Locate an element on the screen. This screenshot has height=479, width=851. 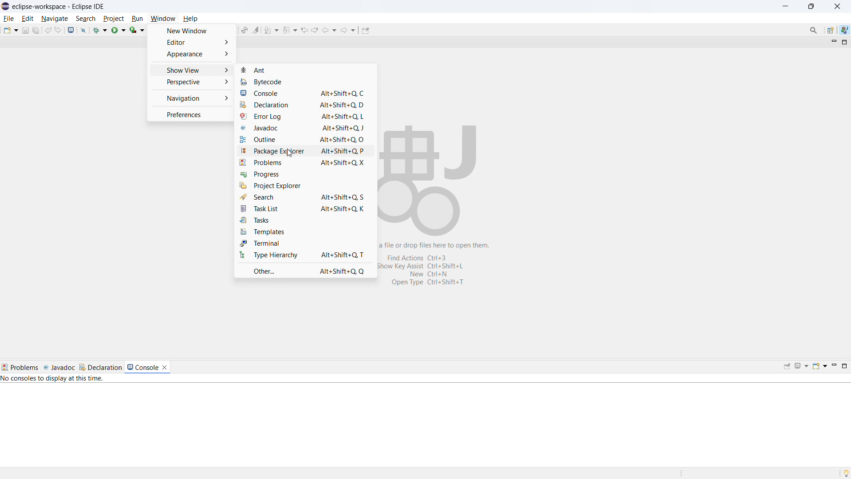
Cursor is located at coordinates (291, 153).